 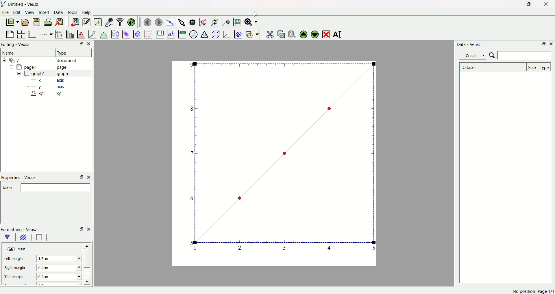 I want to click on Close, so click(x=552, y=44).